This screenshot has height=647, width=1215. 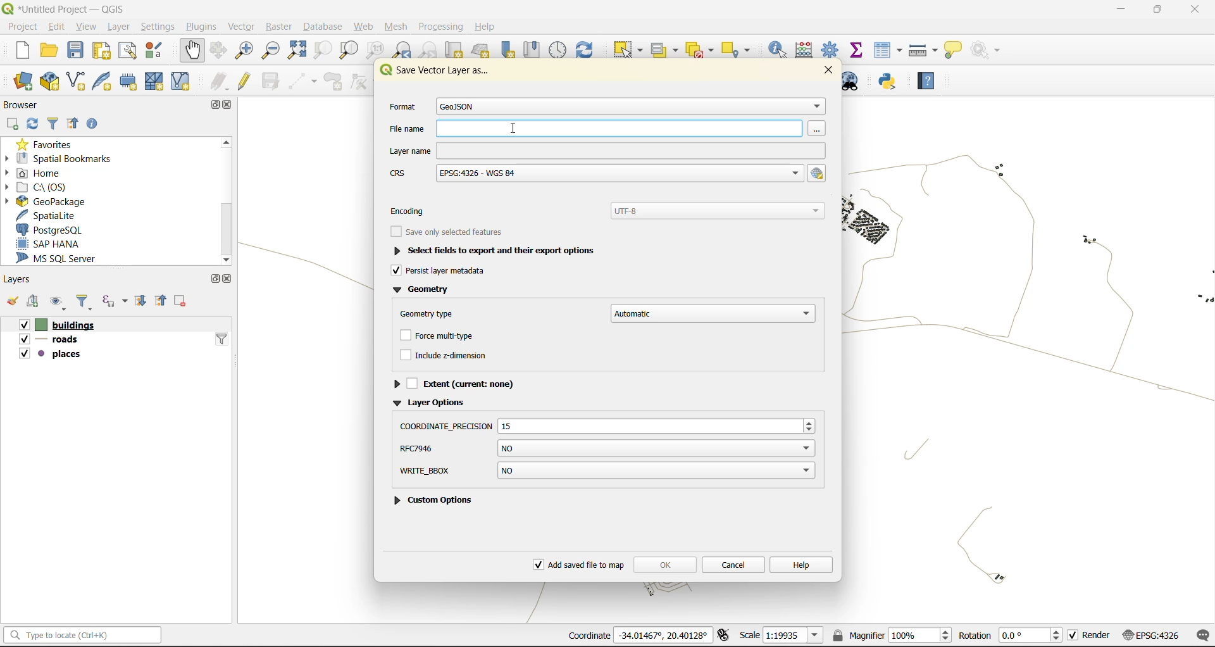 I want to click on crs, so click(x=595, y=174).